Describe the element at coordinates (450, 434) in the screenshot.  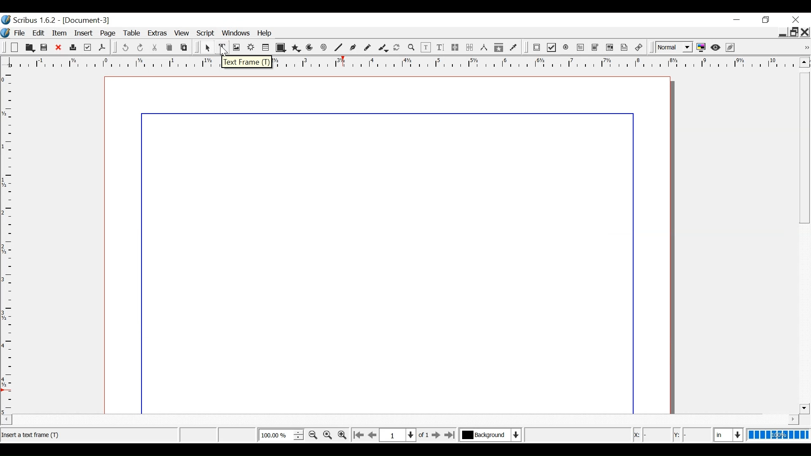
I see `Go to the last page` at that location.